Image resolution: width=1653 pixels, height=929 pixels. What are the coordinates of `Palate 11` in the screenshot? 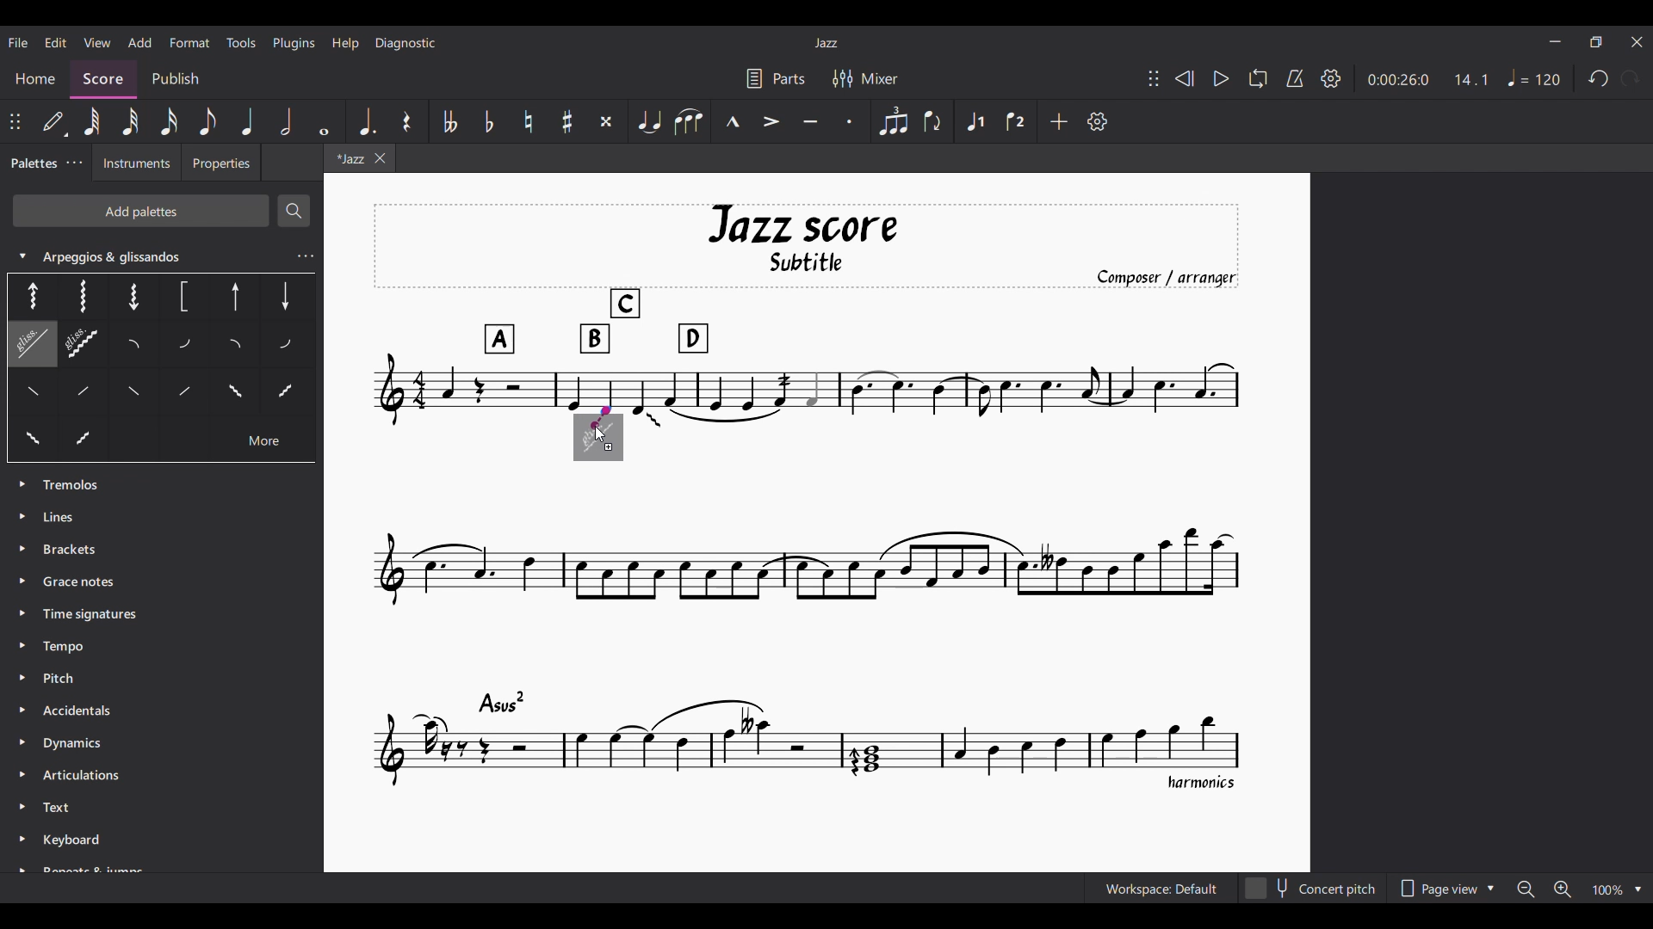 It's located at (238, 347).